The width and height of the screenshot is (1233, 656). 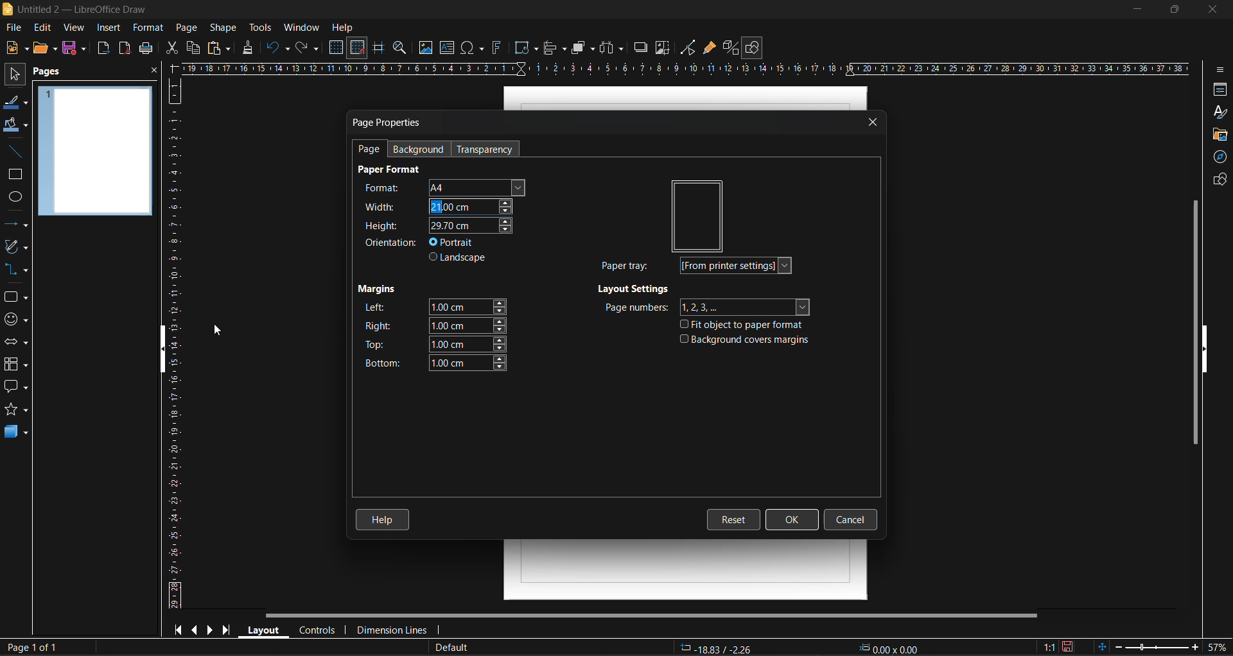 I want to click on paper tray, so click(x=701, y=266).